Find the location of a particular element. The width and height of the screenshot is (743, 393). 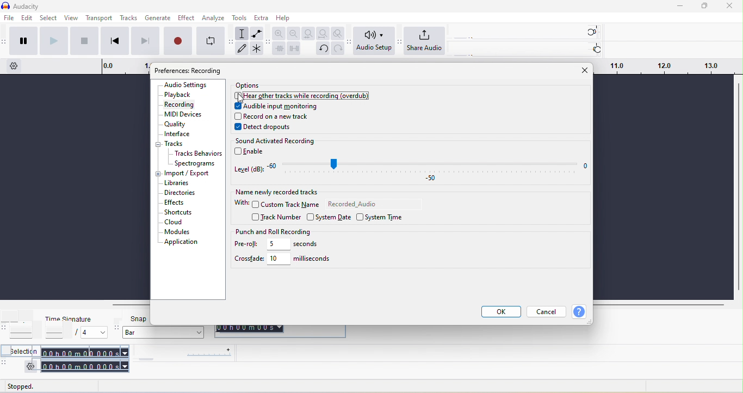

interface is located at coordinates (176, 134).